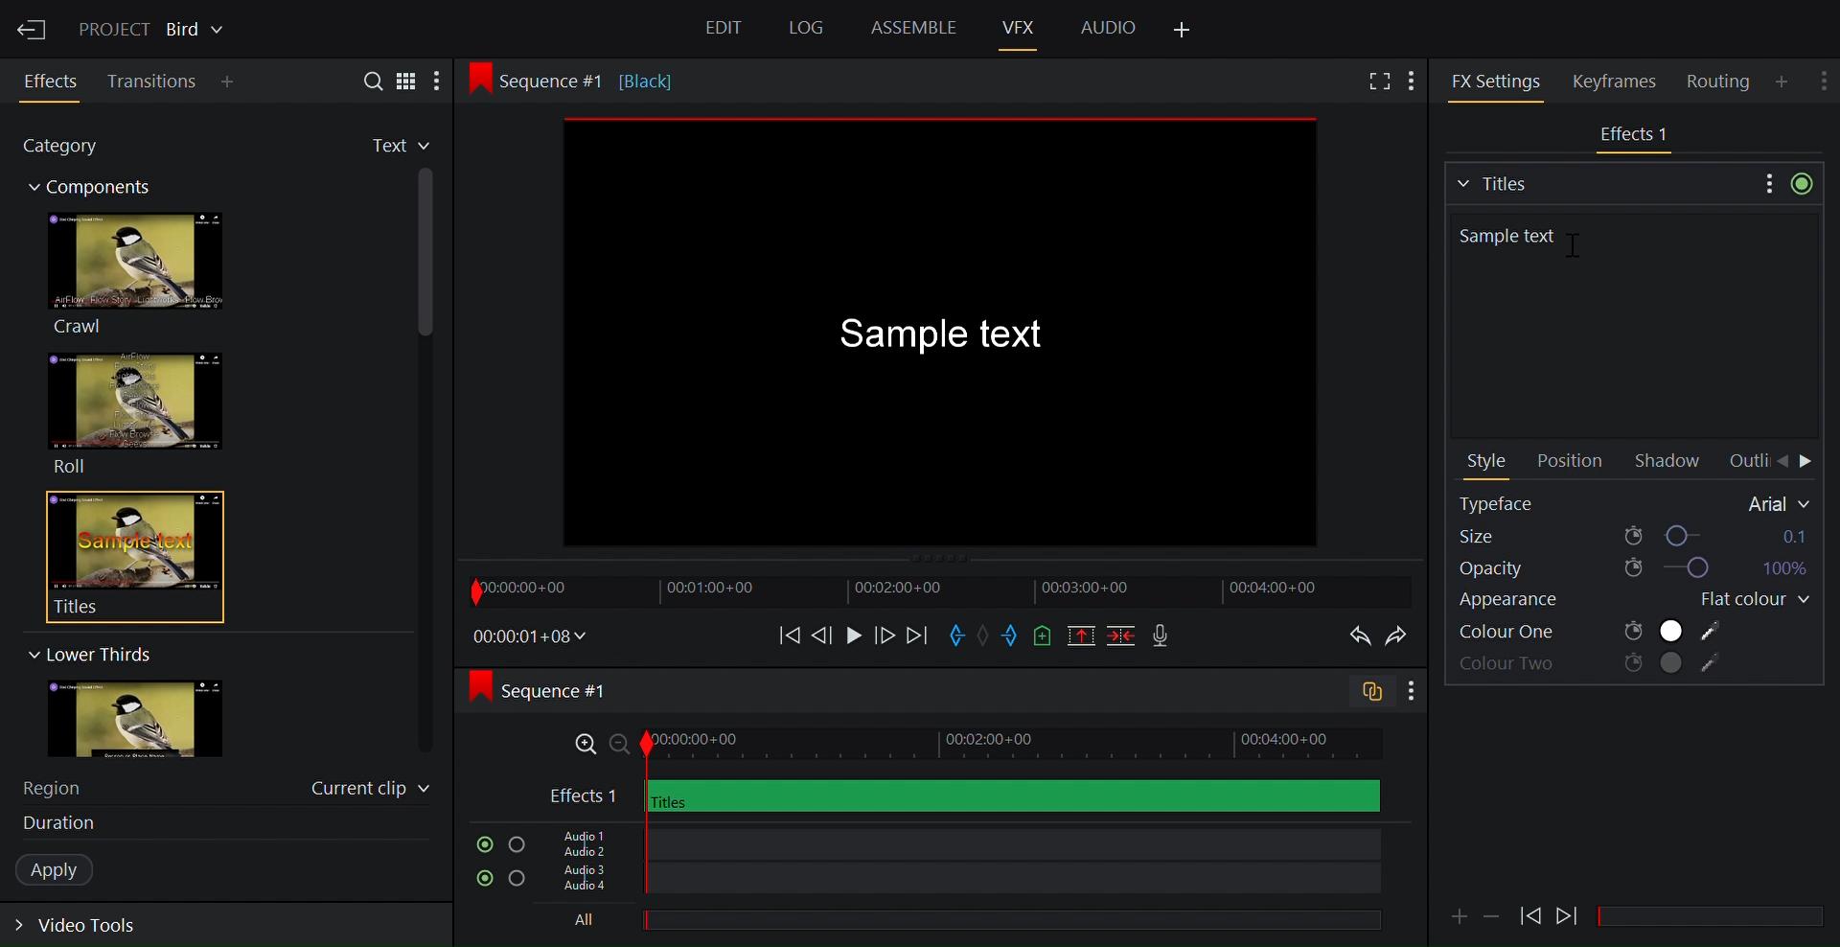 This screenshot has height=947, width=1840. I want to click on Nudge one frame backwards, so click(823, 634).